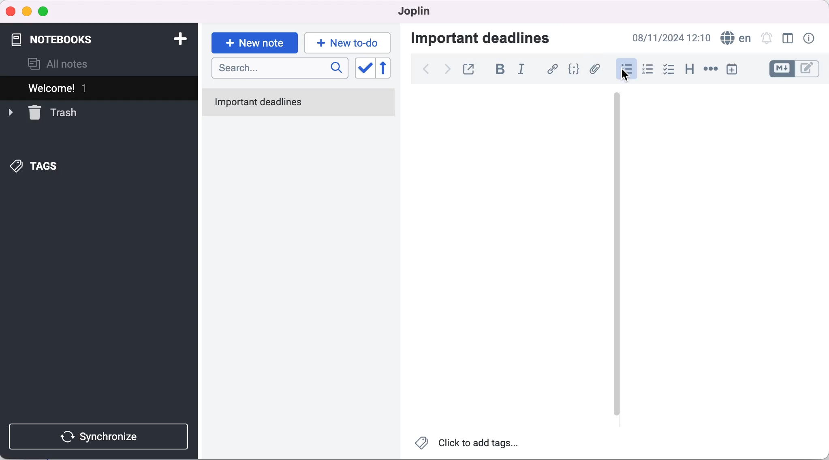 This screenshot has height=460, width=829. Describe the element at coordinates (626, 70) in the screenshot. I see `cursor` at that location.